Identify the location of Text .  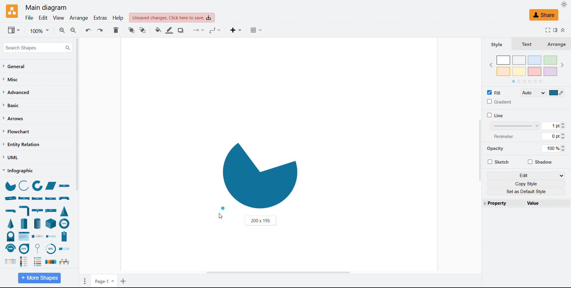
(524, 43).